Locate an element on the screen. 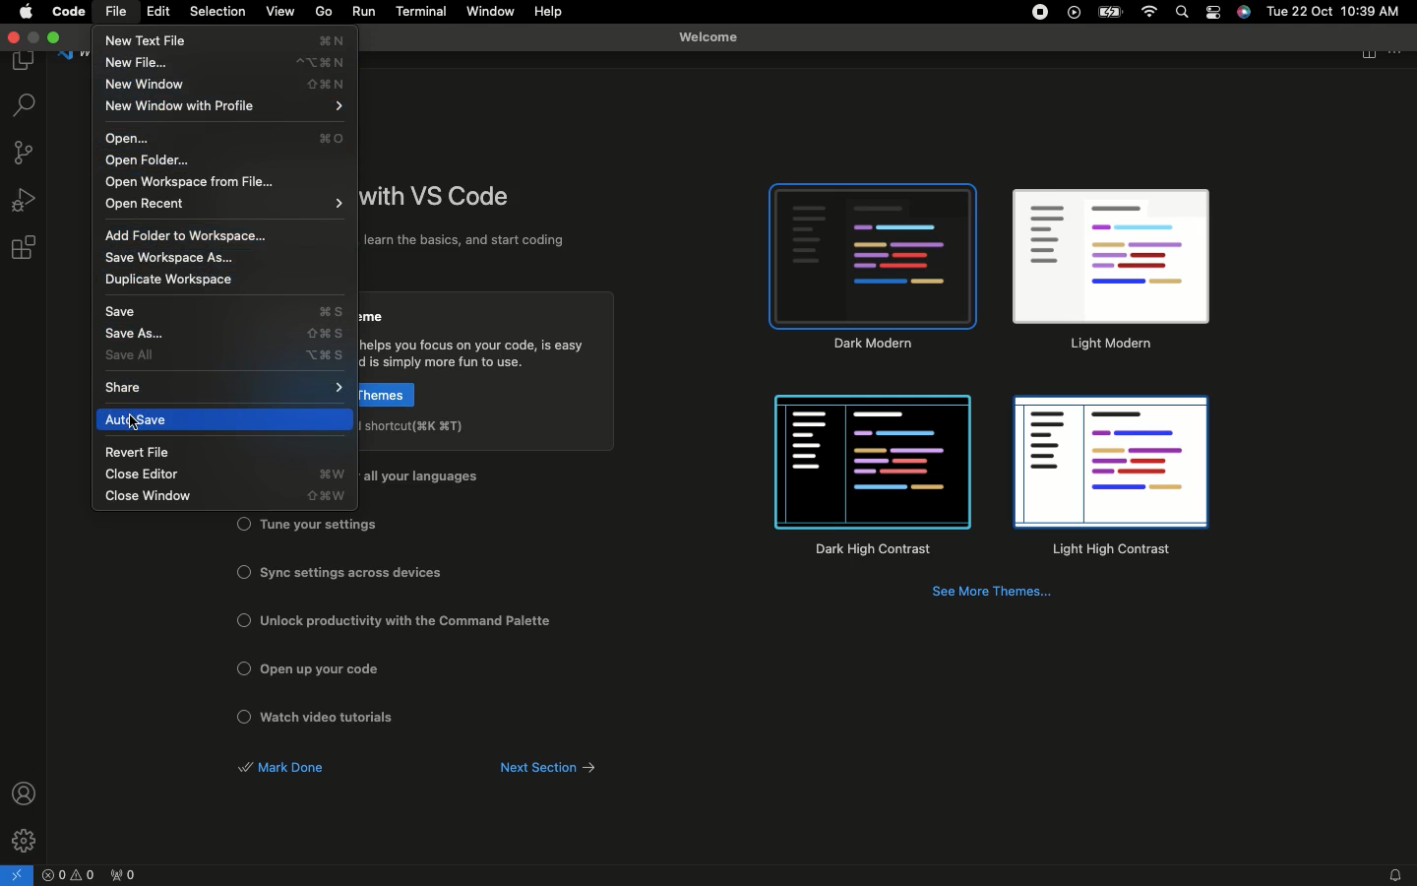 The height and width of the screenshot is (886, 1417). Notifications is located at coordinates (1392, 875).